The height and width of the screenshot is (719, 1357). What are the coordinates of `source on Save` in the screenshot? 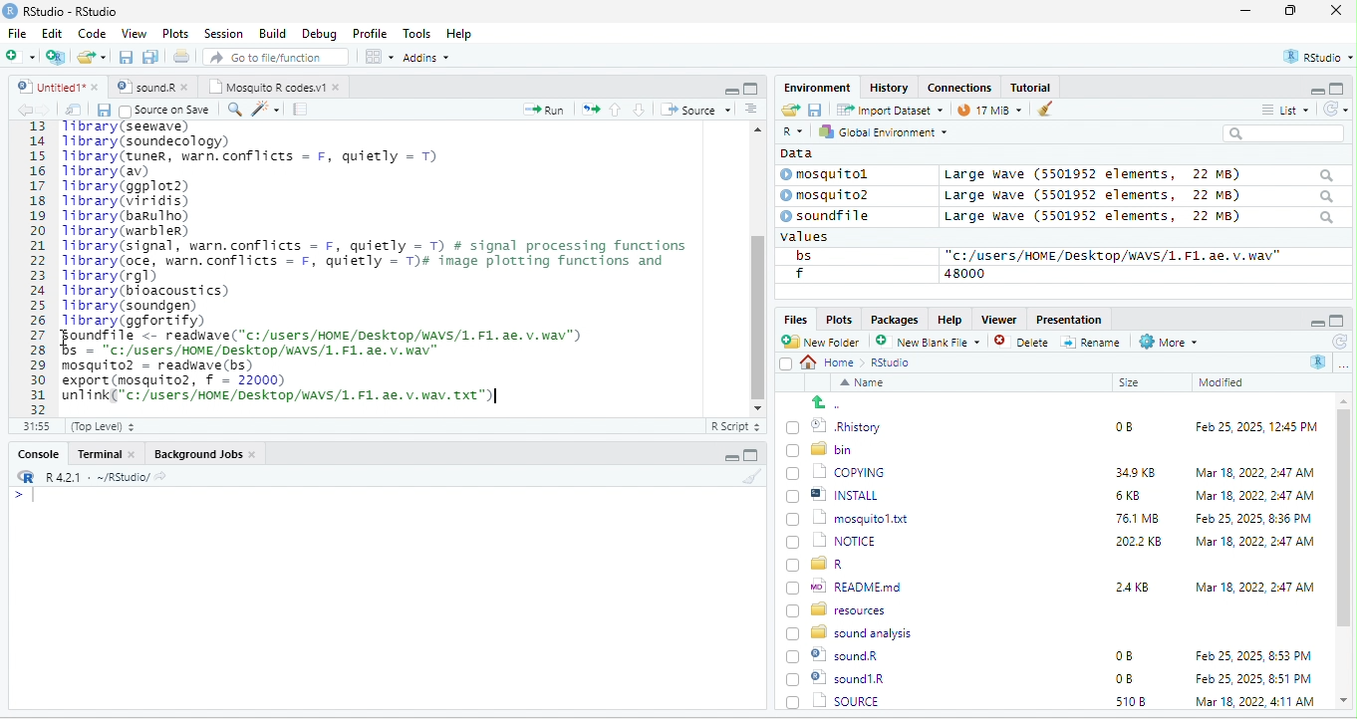 It's located at (166, 112).